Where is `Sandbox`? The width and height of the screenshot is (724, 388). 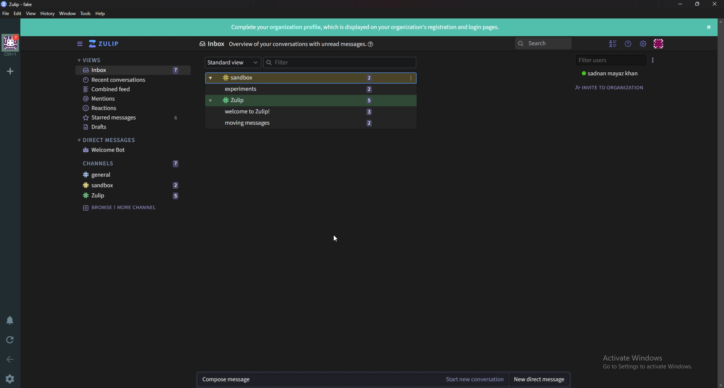 Sandbox is located at coordinates (132, 185).